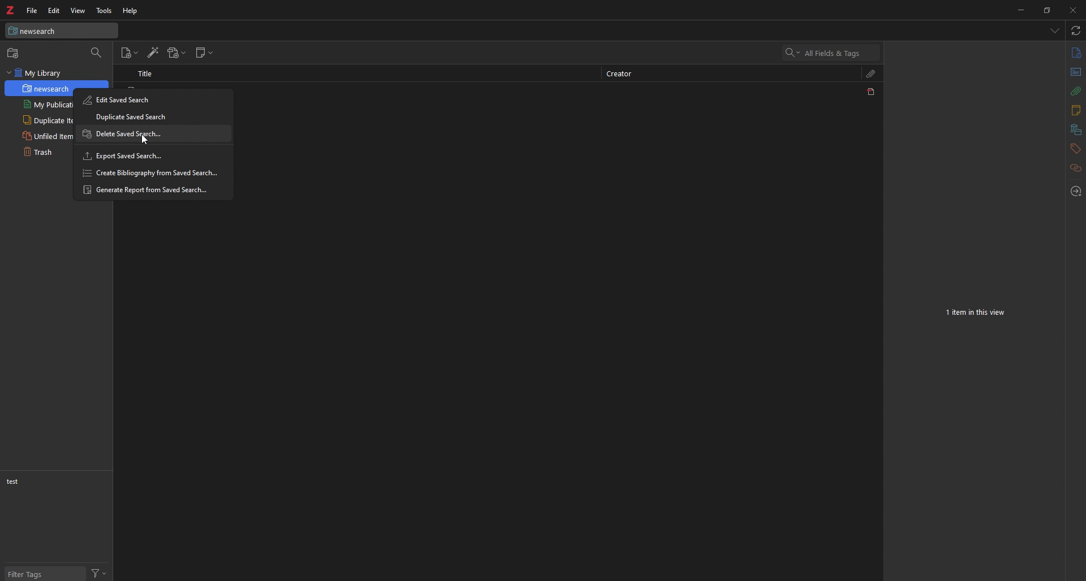 The image size is (1086, 581). Describe the element at coordinates (838, 53) in the screenshot. I see `search input` at that location.